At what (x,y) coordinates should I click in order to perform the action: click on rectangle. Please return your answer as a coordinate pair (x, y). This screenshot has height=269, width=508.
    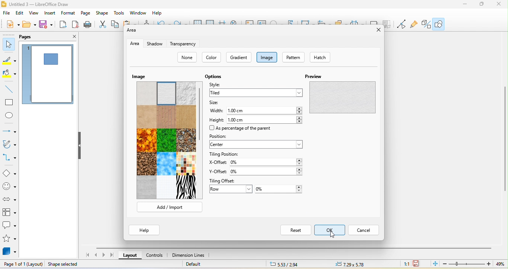
    Looking at the image, I should click on (8, 103).